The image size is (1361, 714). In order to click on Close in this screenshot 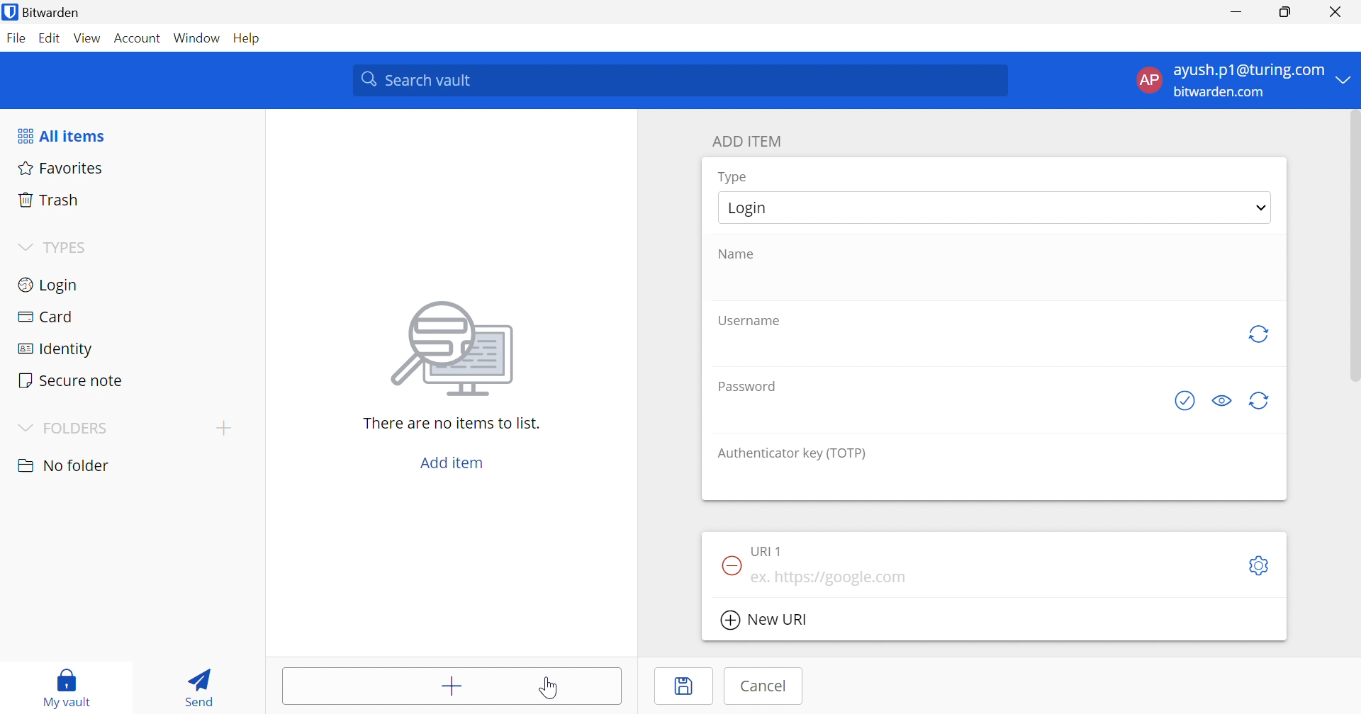, I will do `click(1338, 13)`.